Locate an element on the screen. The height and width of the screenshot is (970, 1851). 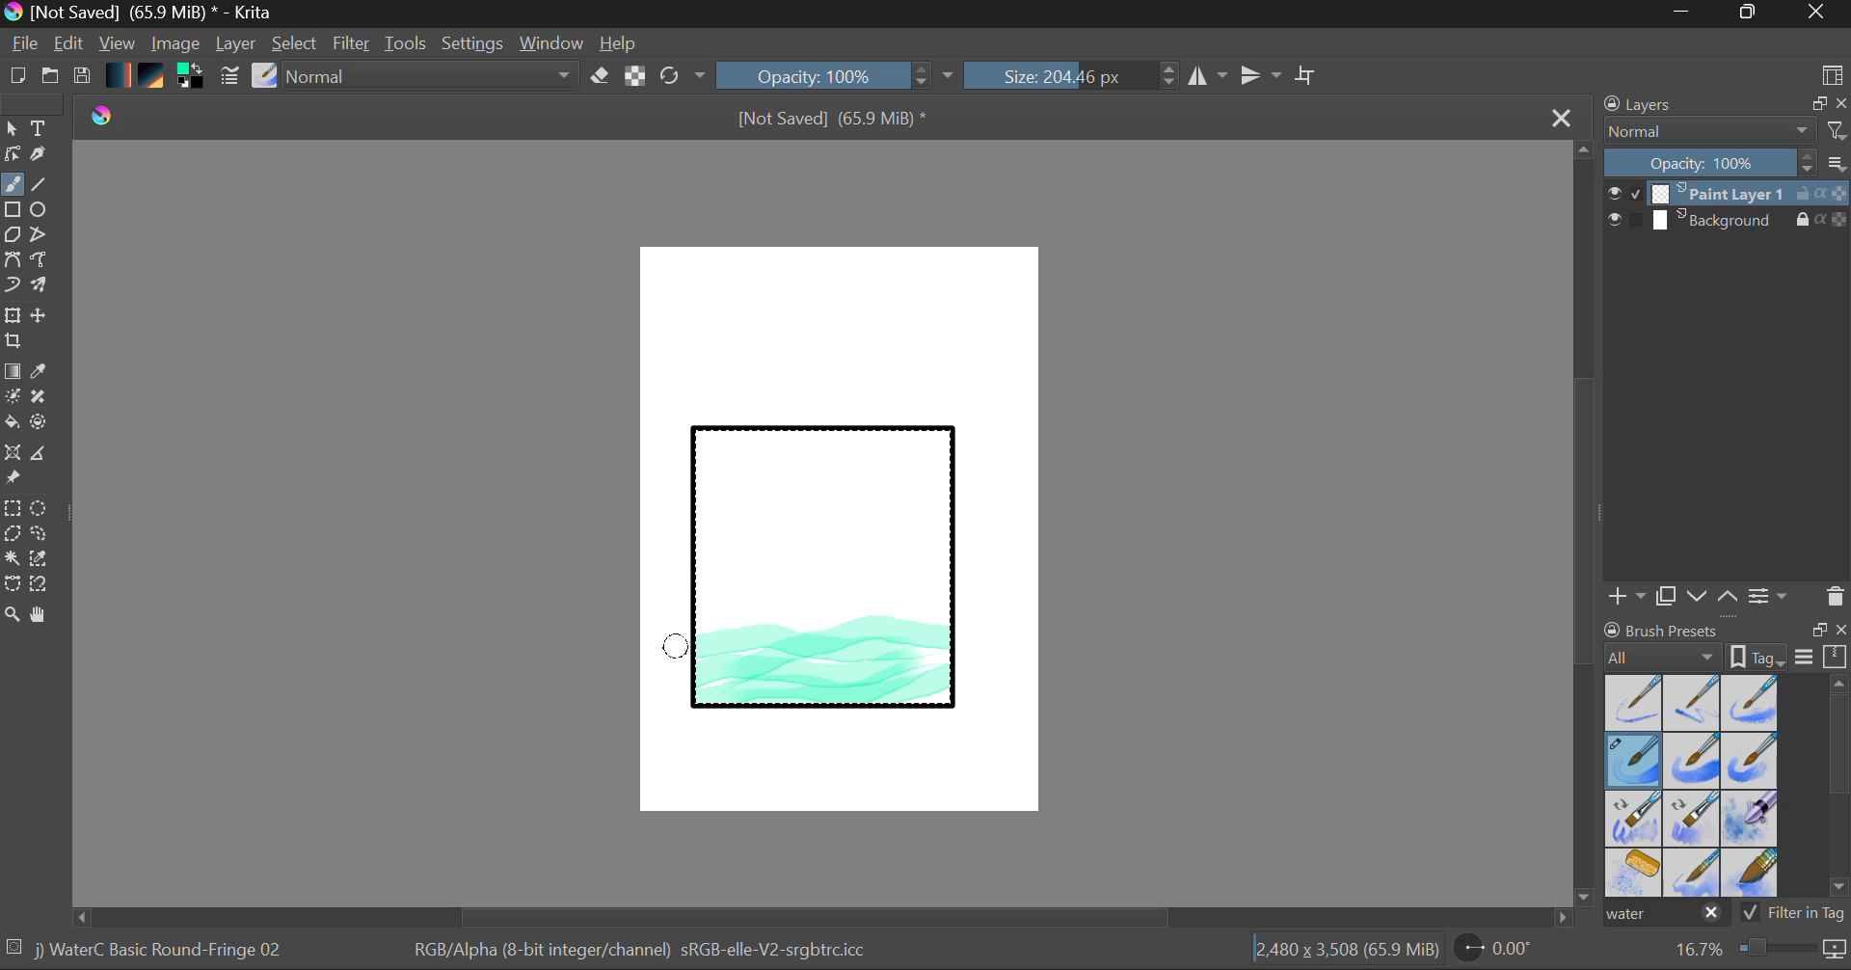
Continuous Selection is located at coordinates (12, 557).